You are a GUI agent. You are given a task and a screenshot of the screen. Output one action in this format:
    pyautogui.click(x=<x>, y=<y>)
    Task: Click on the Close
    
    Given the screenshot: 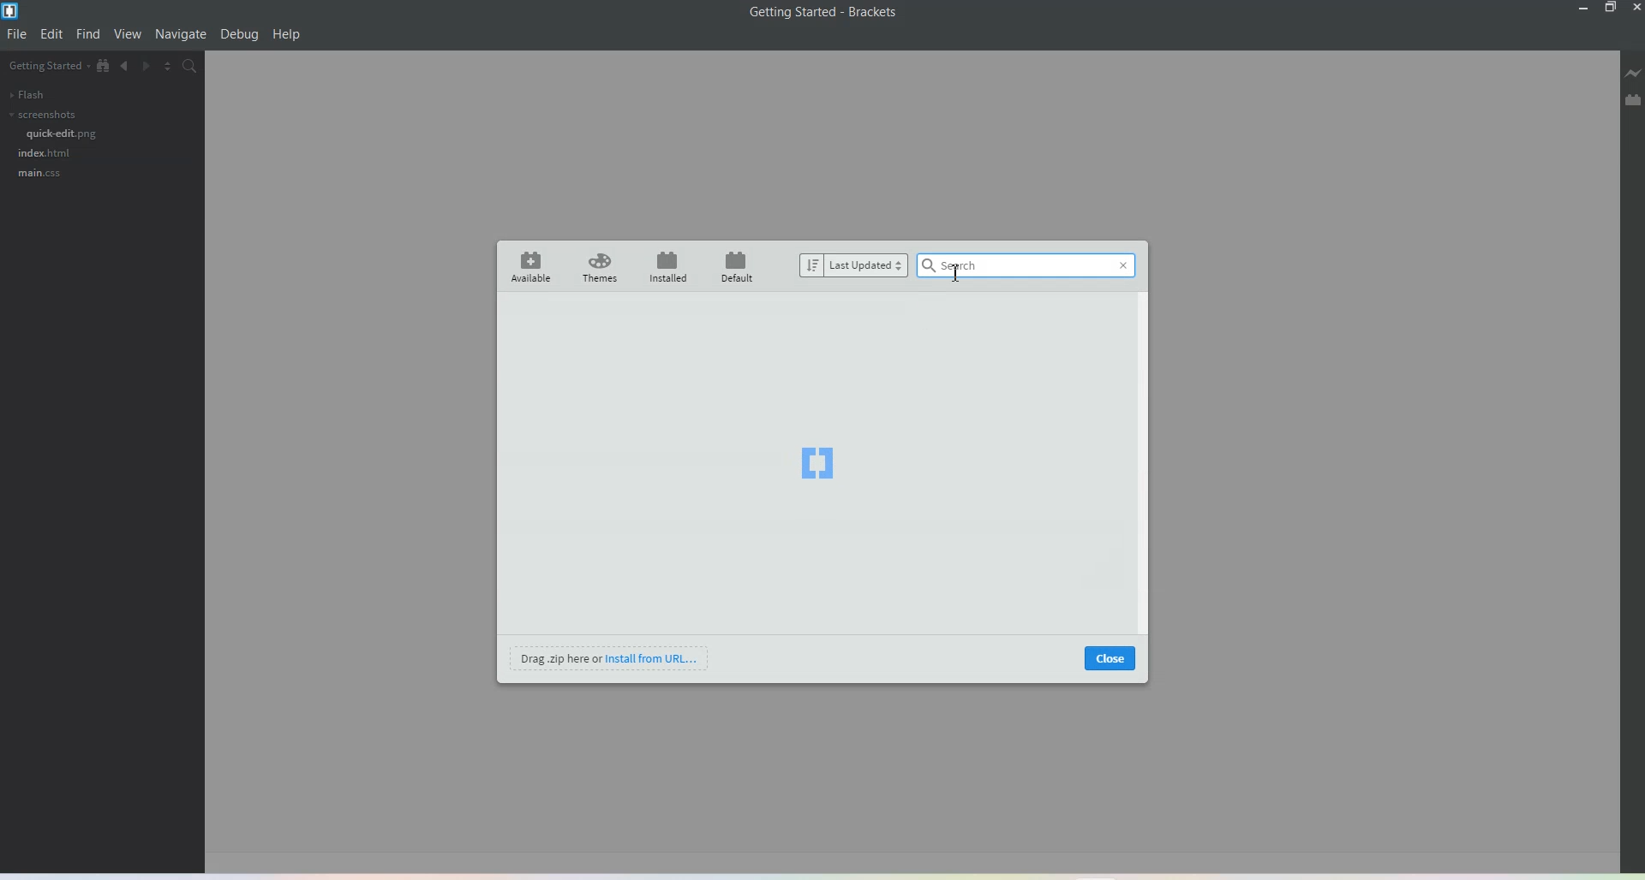 What is the action you would take?
    pyautogui.click(x=1122, y=268)
    